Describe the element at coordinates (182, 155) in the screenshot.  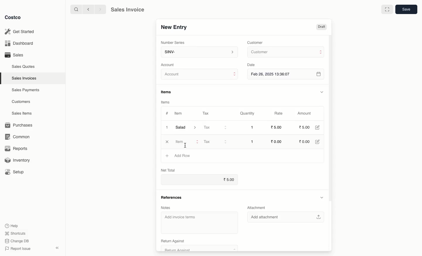
I see `Add Row` at that location.